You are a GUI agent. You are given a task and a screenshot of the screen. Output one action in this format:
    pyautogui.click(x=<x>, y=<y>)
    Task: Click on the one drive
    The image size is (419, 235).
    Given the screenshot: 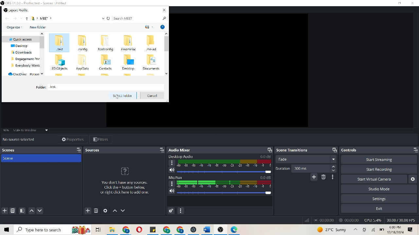 What is the action you would take?
    pyautogui.click(x=22, y=74)
    